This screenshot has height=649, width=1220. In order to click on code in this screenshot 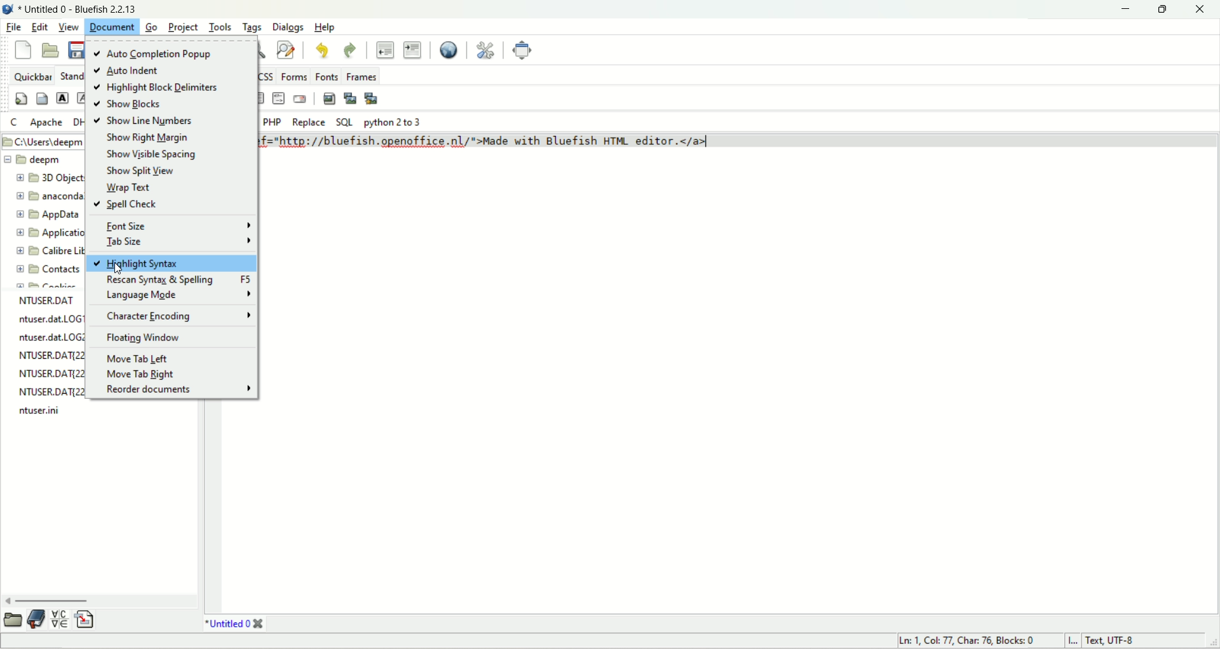, I will do `click(736, 140)`.